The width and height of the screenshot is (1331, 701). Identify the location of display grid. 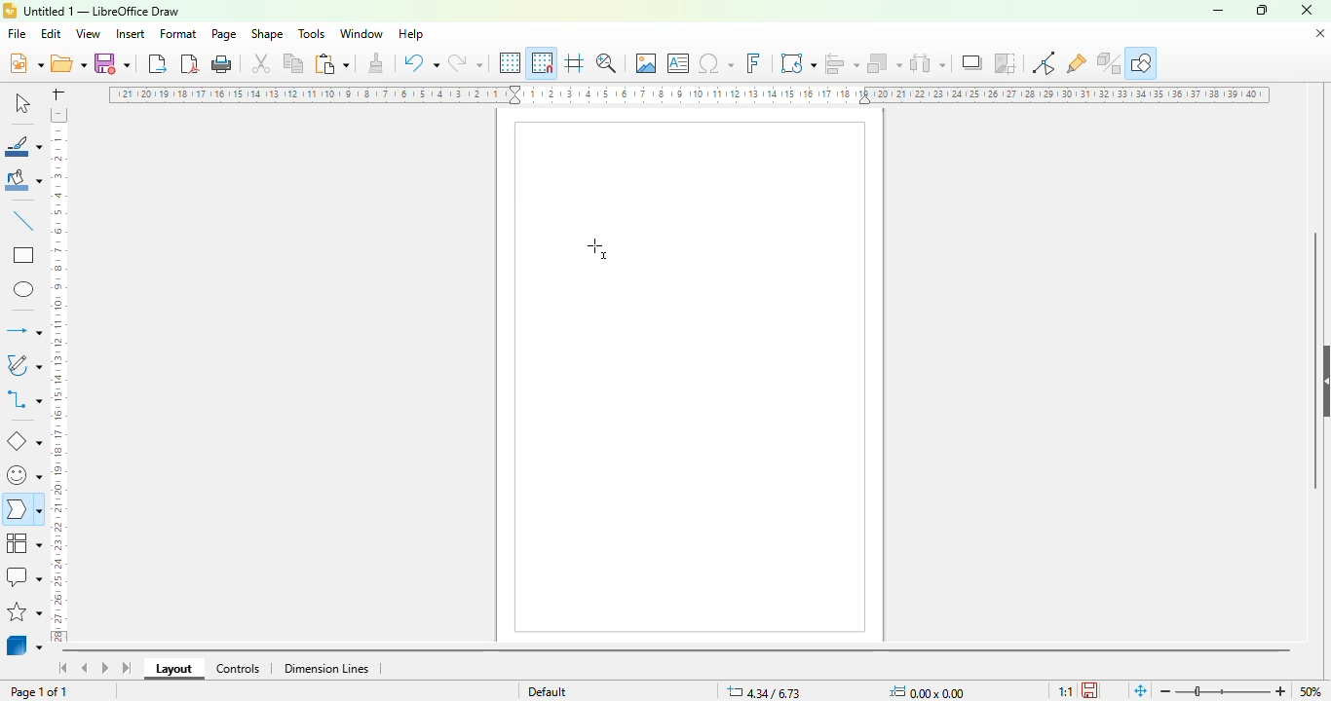
(512, 63).